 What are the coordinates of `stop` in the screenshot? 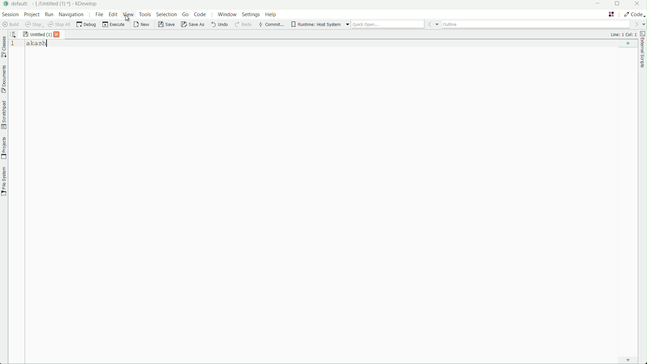 It's located at (34, 25).